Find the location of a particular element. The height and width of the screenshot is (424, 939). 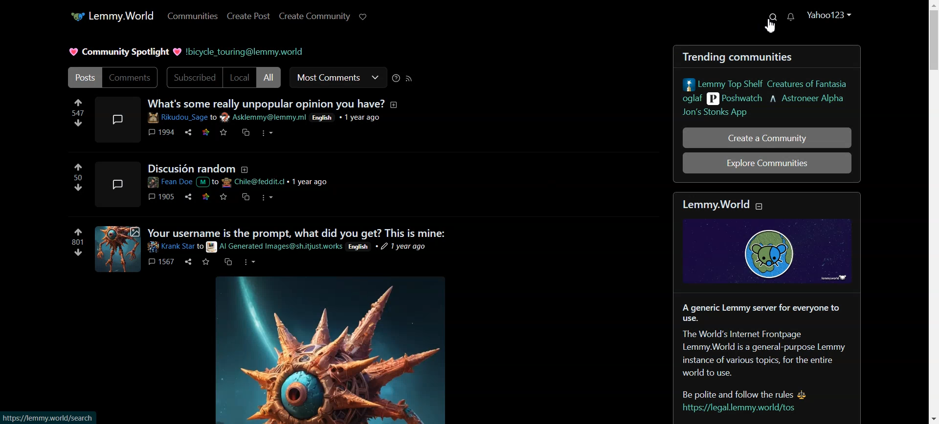

link is located at coordinates (204, 131).